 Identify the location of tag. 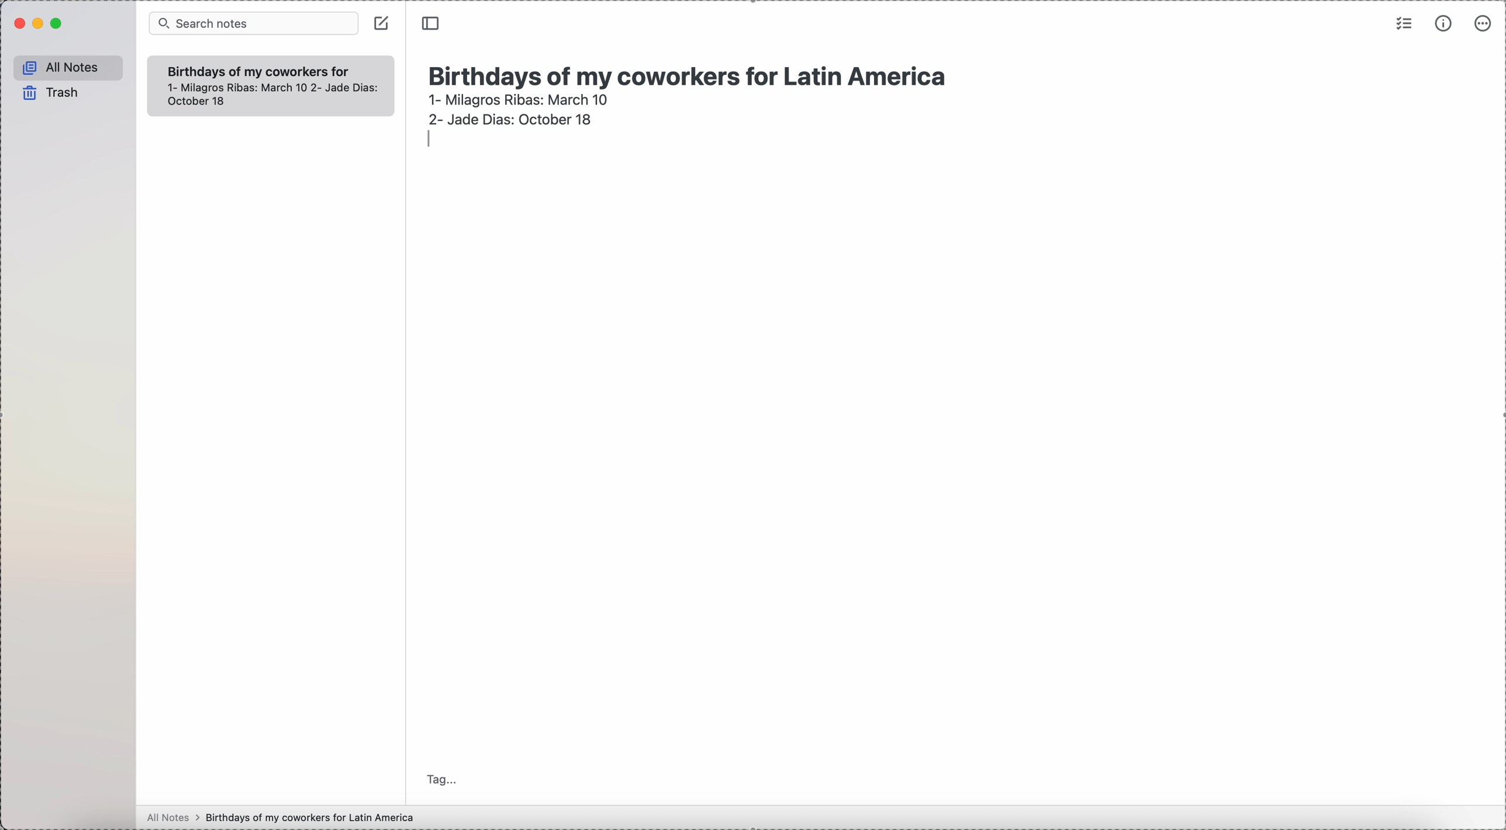
(443, 779).